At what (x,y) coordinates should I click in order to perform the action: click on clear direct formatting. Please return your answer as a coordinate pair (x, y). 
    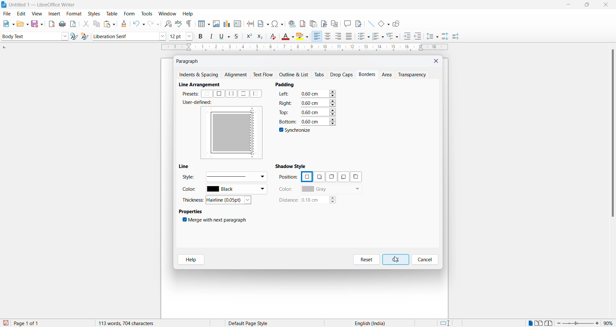
    Looking at the image, I should click on (275, 37).